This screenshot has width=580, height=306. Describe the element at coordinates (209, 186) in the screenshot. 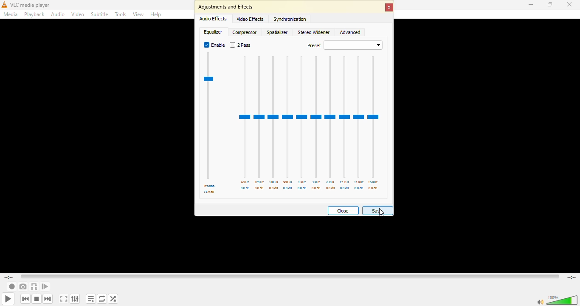

I see `preamp` at that location.